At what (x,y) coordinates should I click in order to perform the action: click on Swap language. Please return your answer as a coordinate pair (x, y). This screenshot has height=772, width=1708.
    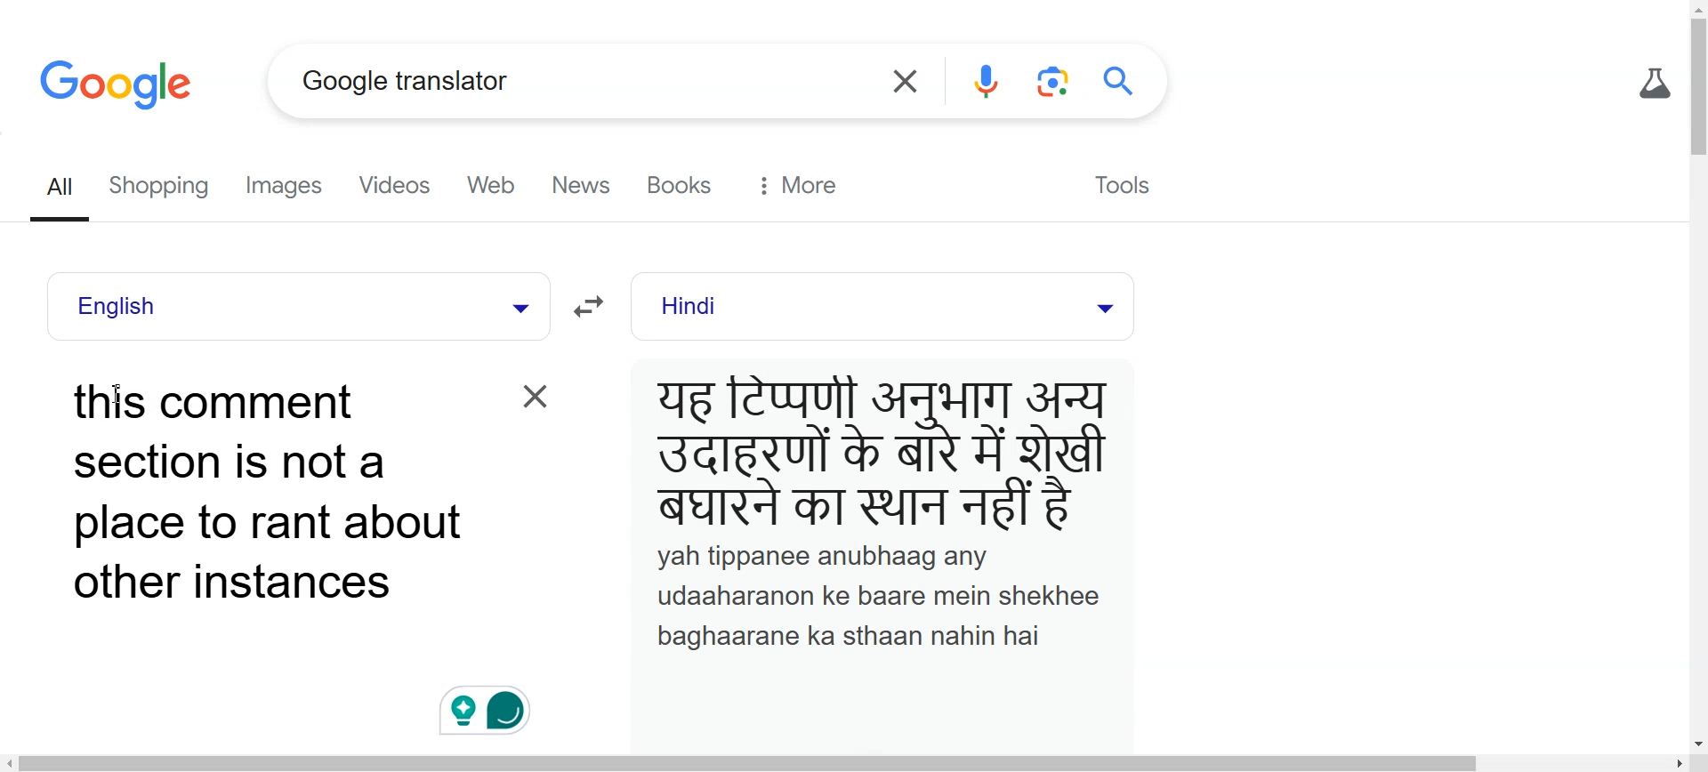
    Looking at the image, I should click on (593, 307).